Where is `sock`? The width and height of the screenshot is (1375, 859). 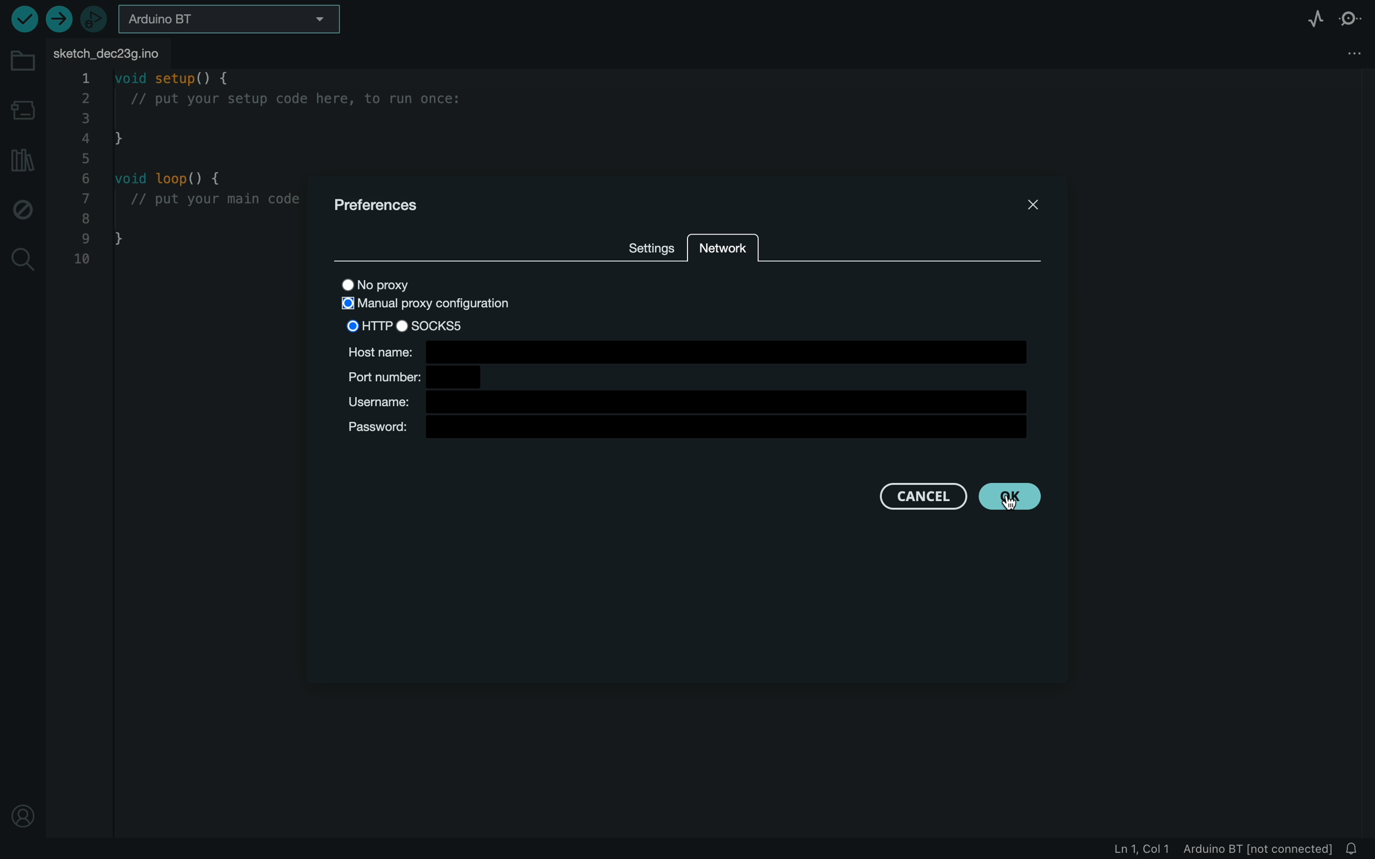
sock is located at coordinates (435, 327).